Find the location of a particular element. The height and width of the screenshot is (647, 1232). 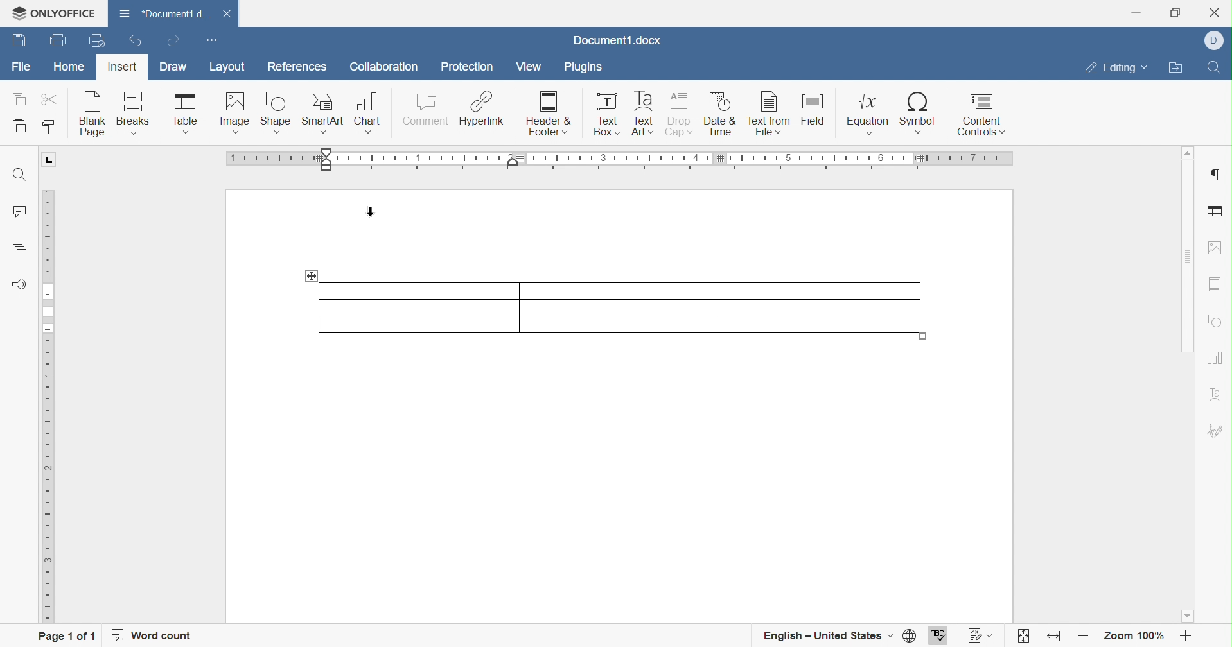

Quick print is located at coordinates (98, 40).